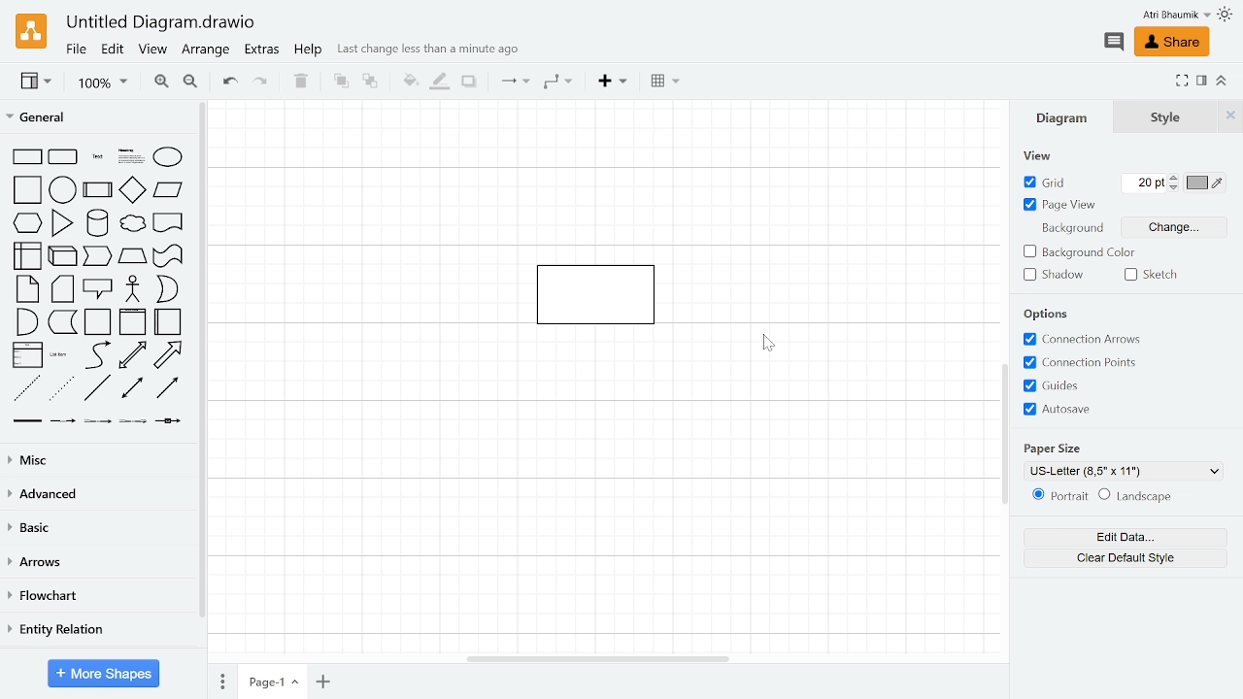 This screenshot has width=1243, height=699. I want to click on cursor, so click(77, 61).